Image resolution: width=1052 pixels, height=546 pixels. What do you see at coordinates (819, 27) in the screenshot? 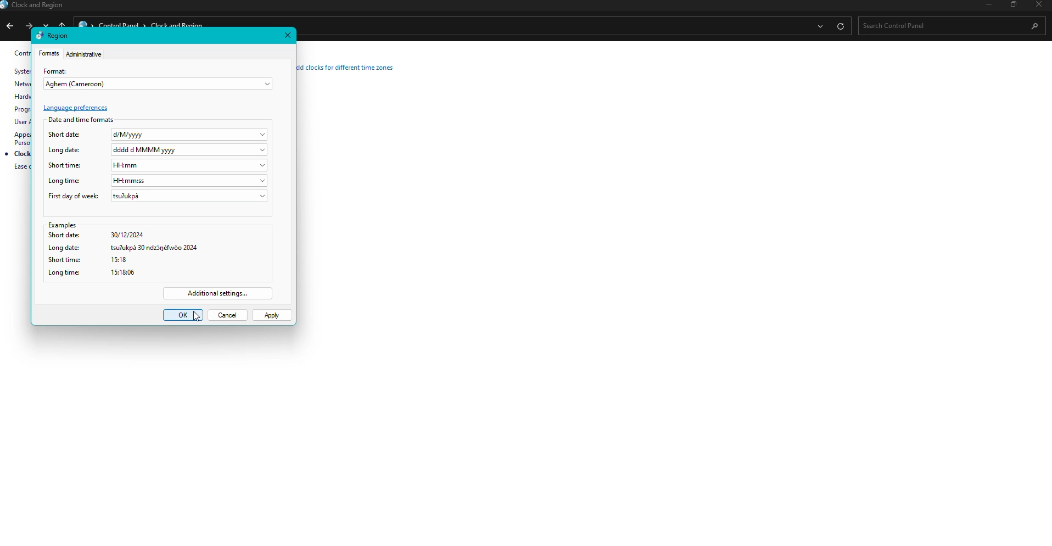
I see `more options` at bounding box center [819, 27].